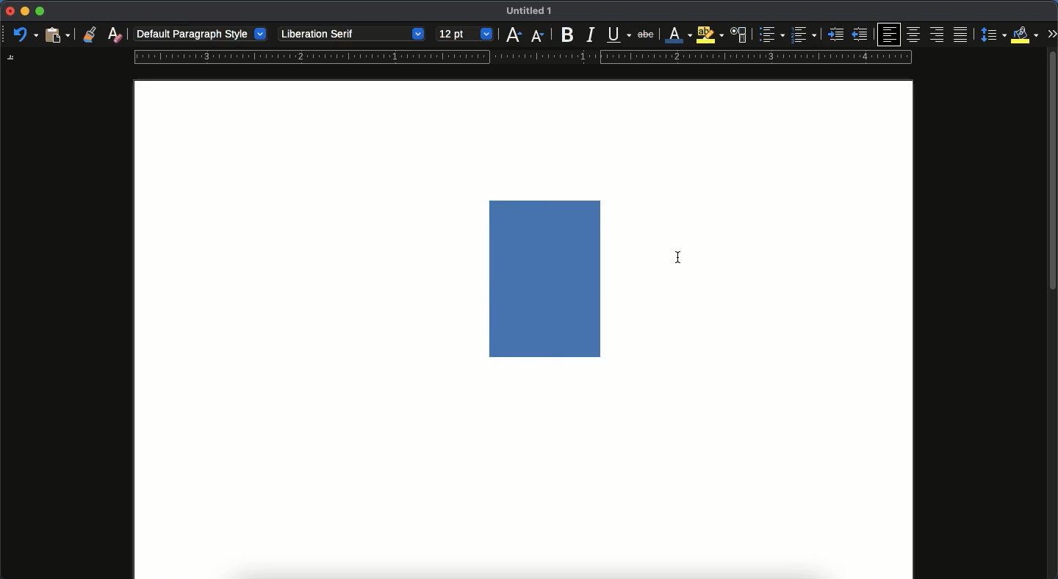 Image resolution: width=1058 pixels, height=579 pixels. What do you see at coordinates (738, 35) in the screenshot?
I see `character` at bounding box center [738, 35].